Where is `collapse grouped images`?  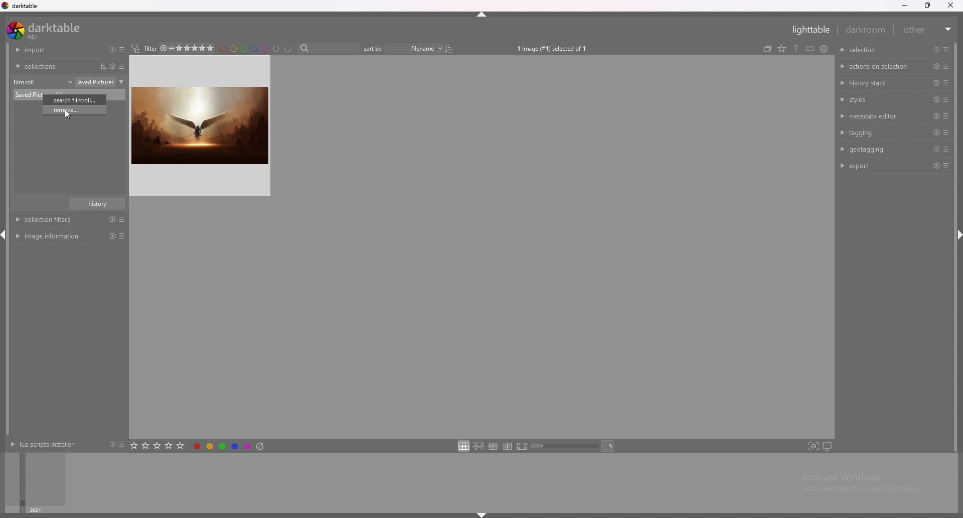
collapse grouped images is located at coordinates (779, 48).